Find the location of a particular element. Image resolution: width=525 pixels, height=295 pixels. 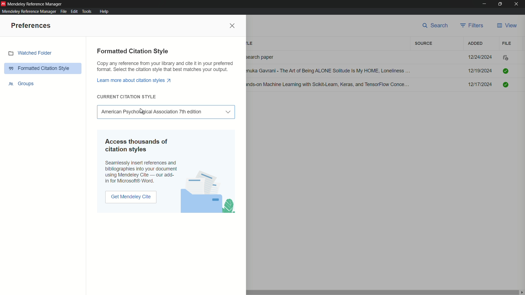

tools menu is located at coordinates (88, 11).